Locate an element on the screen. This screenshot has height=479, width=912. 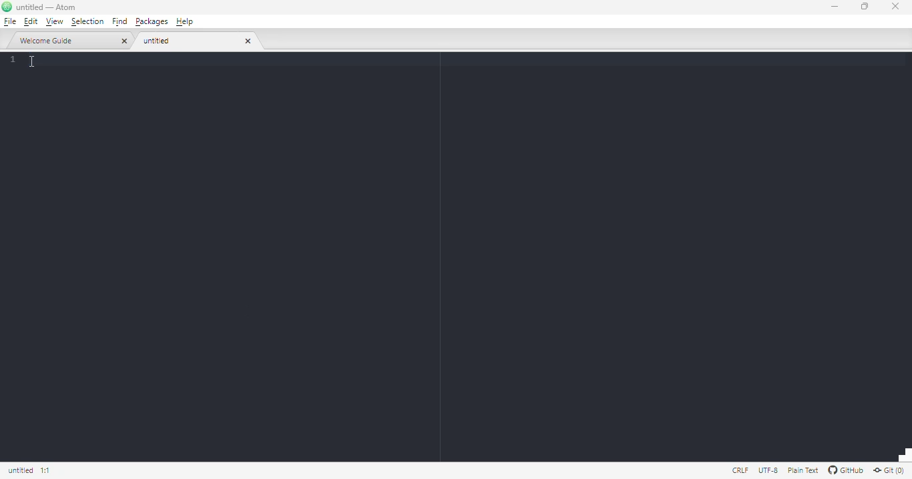
cursor is located at coordinates (31, 61).